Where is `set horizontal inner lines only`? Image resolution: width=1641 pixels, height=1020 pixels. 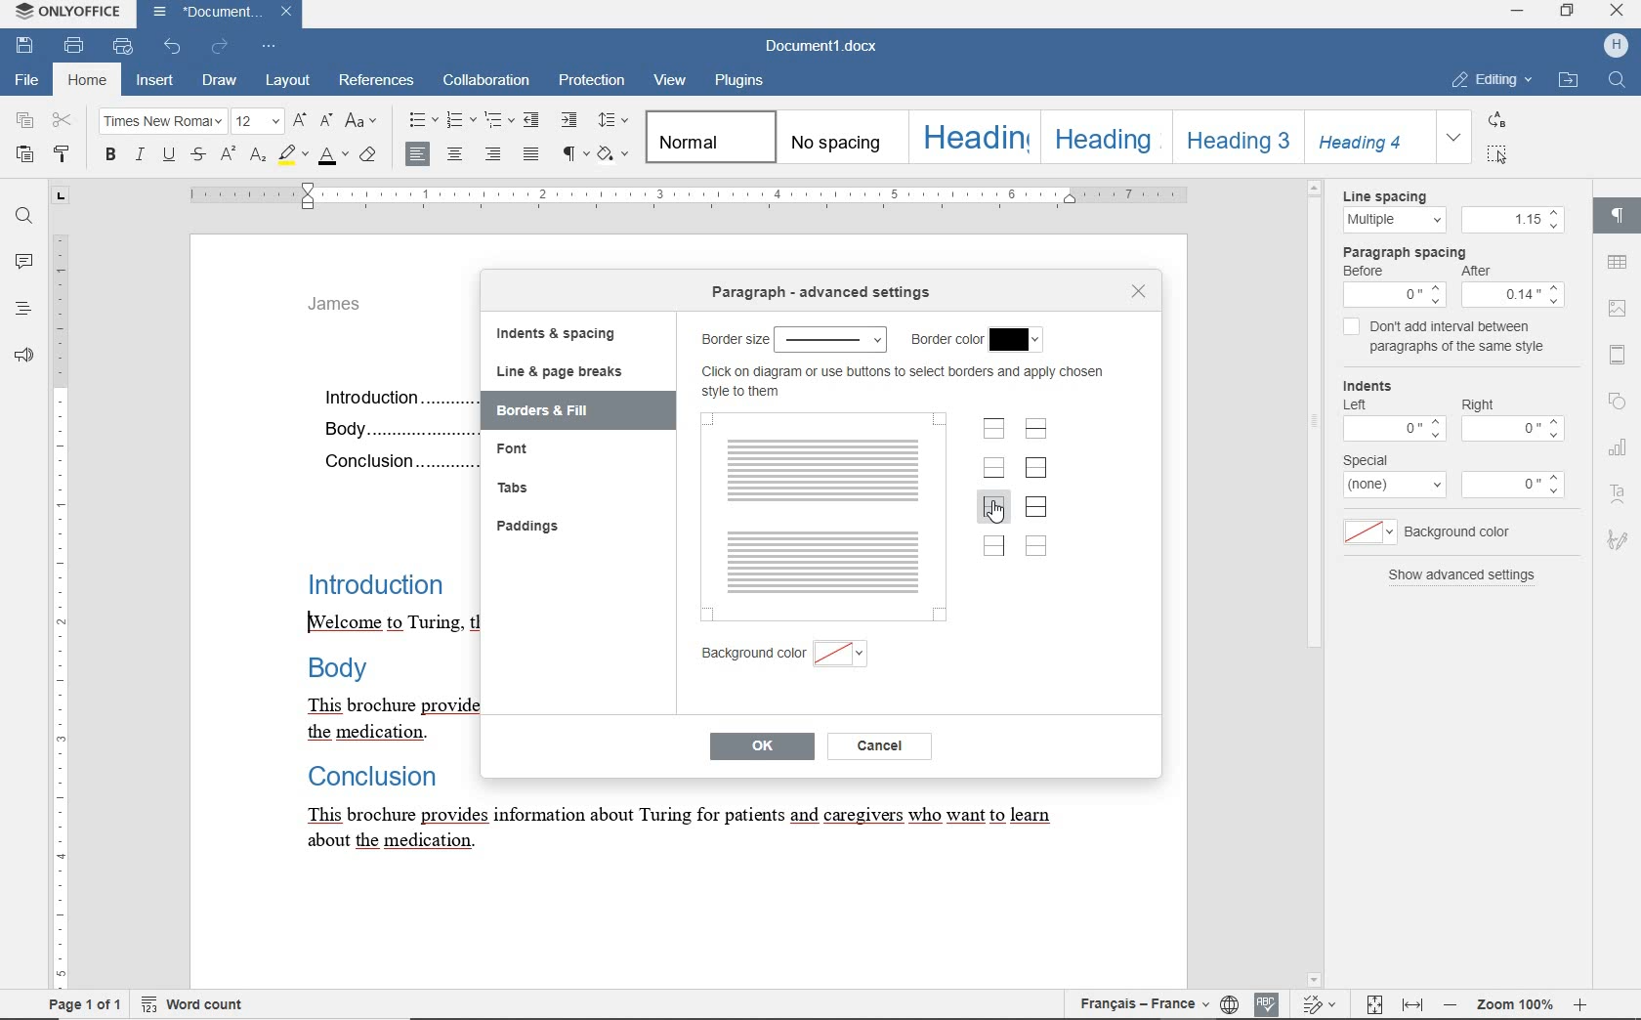
set horizontal inner lines only is located at coordinates (1036, 431).